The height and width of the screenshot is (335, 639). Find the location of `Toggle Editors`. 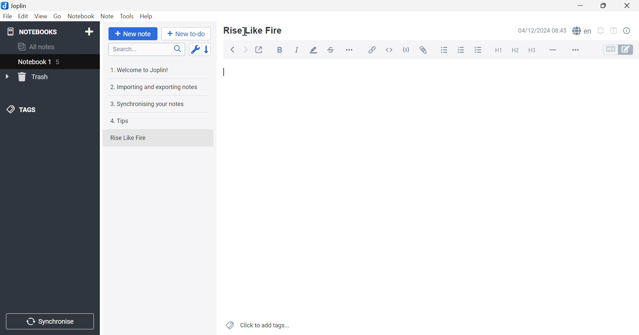

Toggle Editors is located at coordinates (616, 51).